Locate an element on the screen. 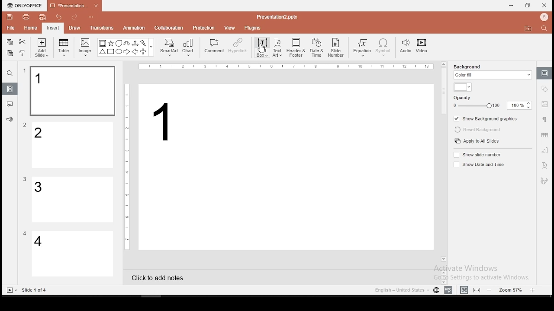  equation is located at coordinates (361, 48).